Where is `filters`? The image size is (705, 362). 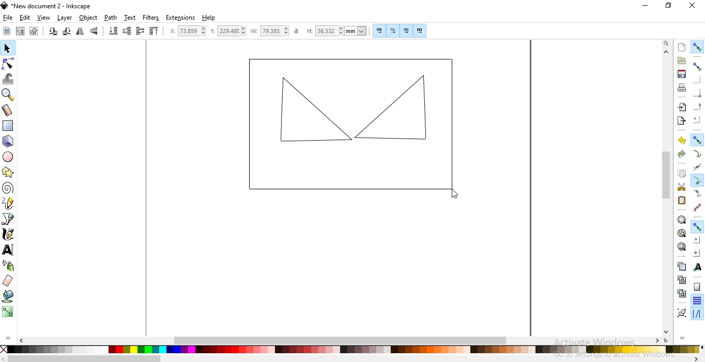 filters is located at coordinates (151, 18).